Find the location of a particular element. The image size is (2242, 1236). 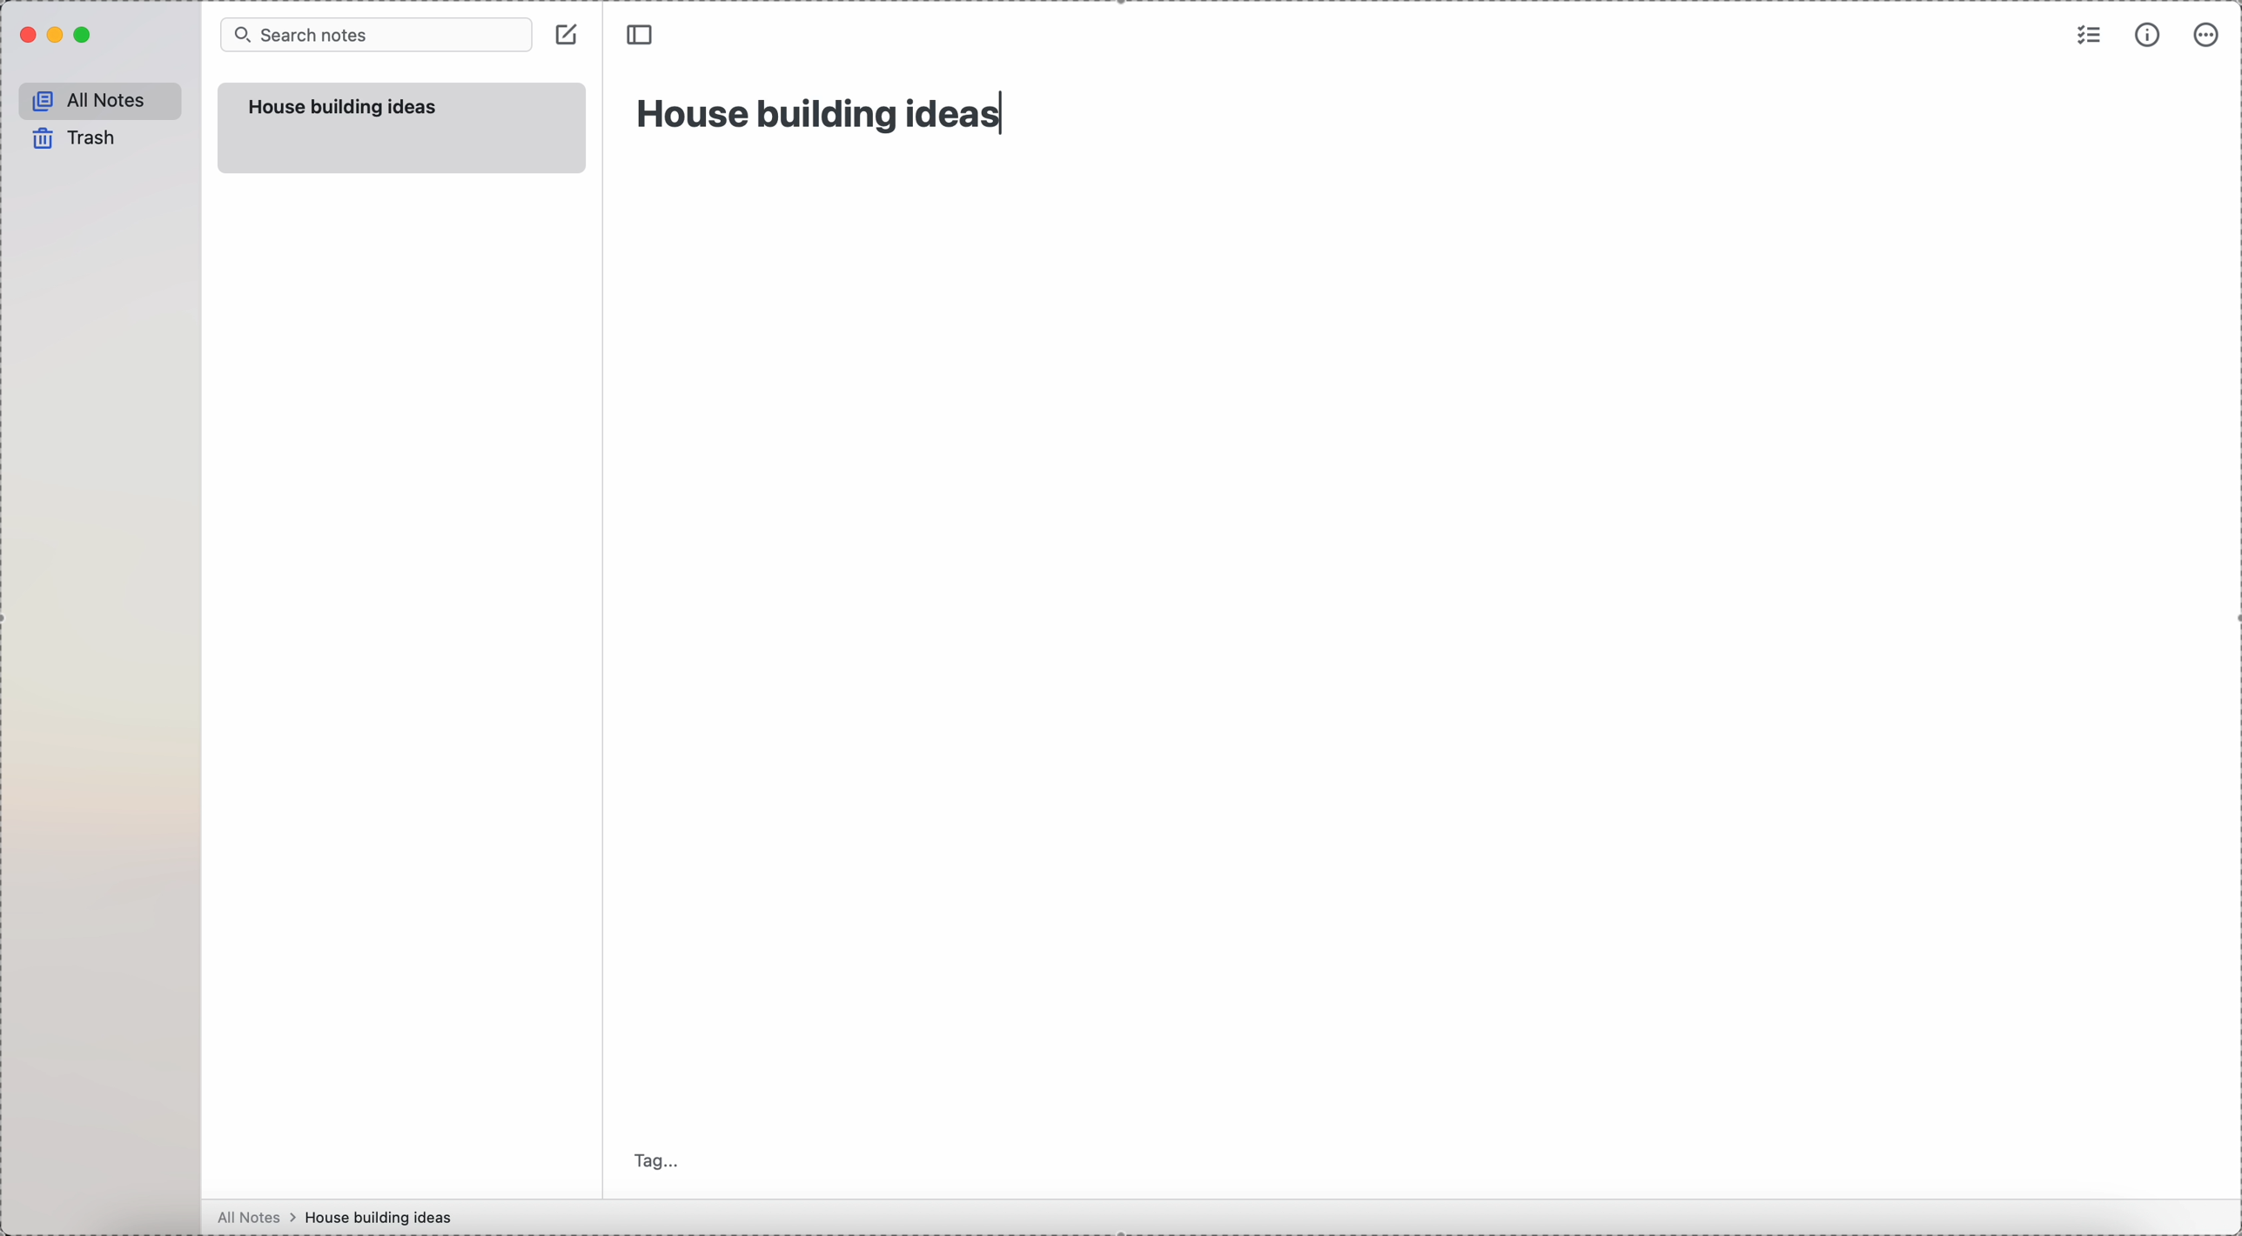

maximize Simplenote is located at coordinates (89, 36).